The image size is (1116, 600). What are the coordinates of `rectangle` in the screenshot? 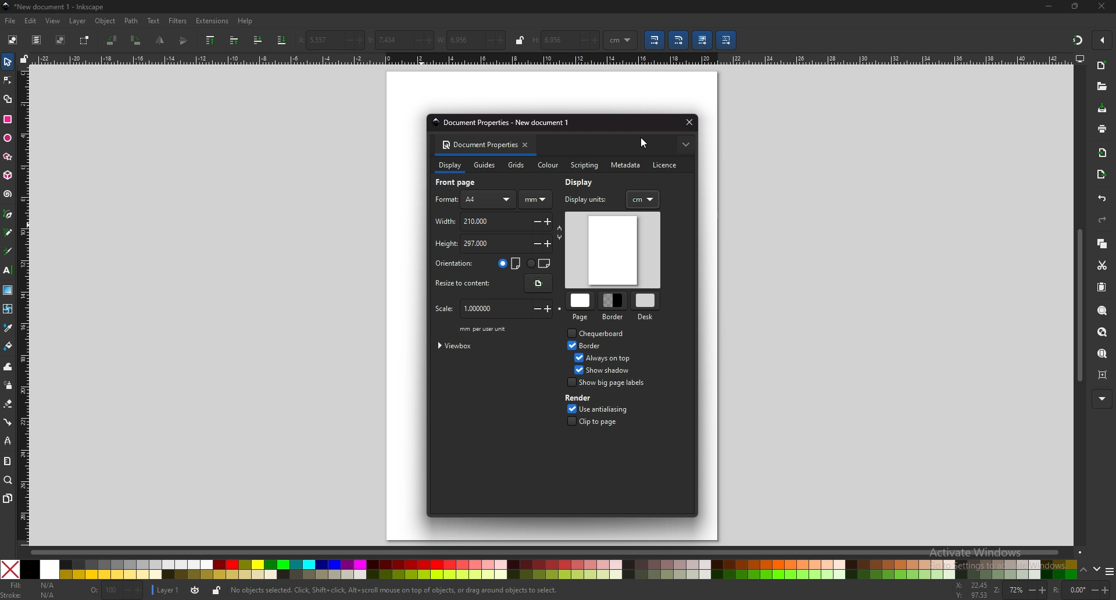 It's located at (8, 119).